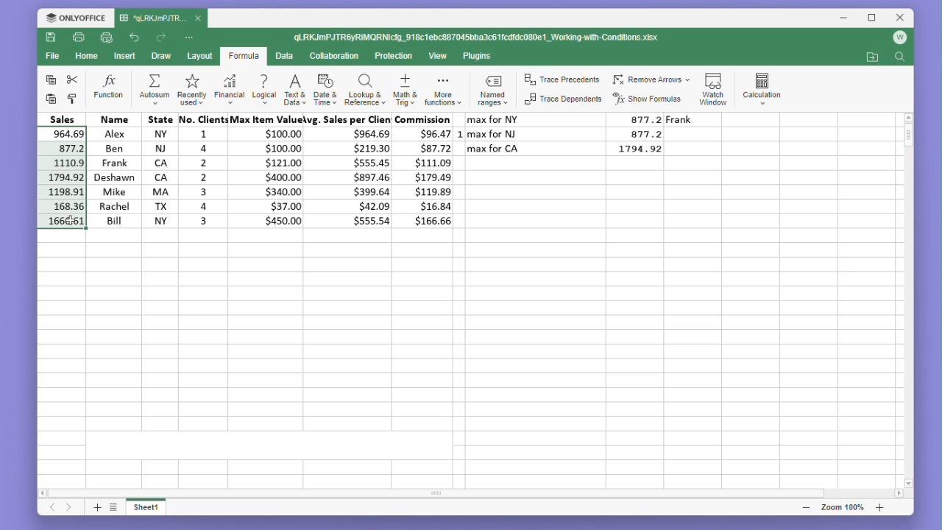 The image size is (942, 530). What do you see at coordinates (60, 177) in the screenshot?
I see `Selected cells` at bounding box center [60, 177].